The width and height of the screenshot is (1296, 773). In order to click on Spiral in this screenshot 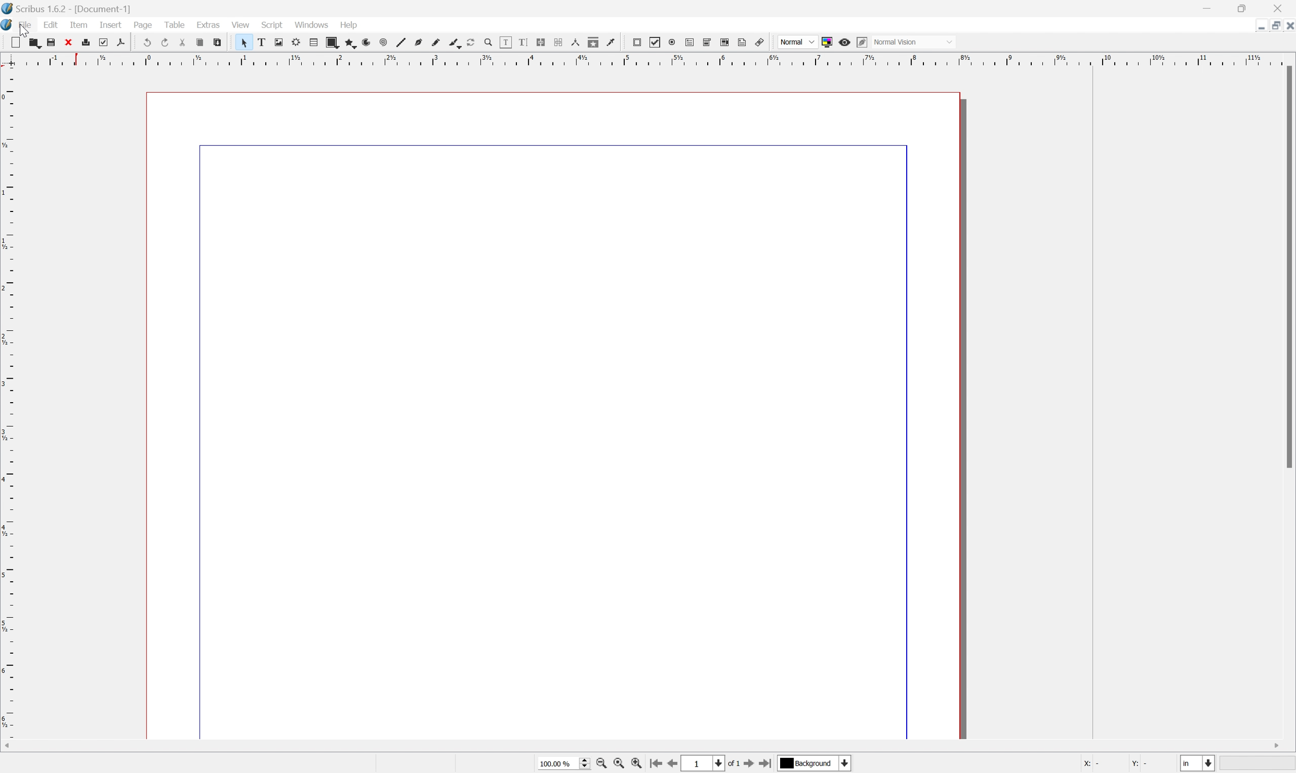, I will do `click(382, 43)`.